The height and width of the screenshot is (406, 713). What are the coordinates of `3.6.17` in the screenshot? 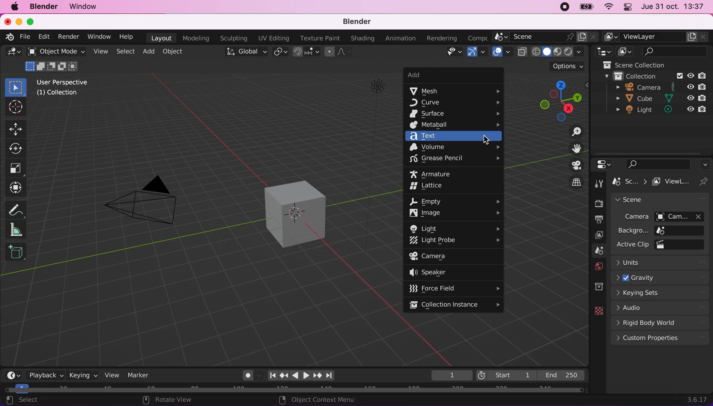 It's located at (696, 399).